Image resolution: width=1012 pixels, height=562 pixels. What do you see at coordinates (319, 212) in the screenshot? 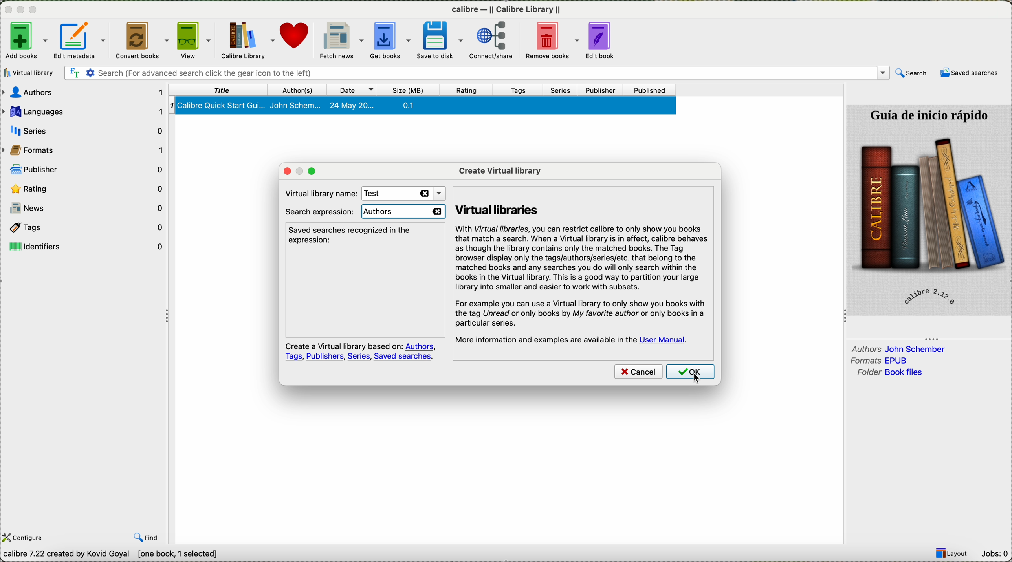
I see `search expression` at bounding box center [319, 212].